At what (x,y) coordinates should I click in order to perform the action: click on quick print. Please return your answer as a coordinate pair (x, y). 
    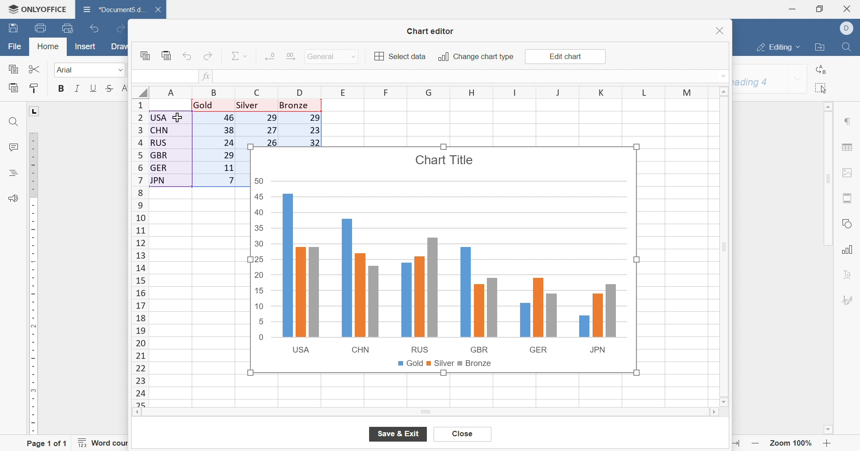
    Looking at the image, I should click on (67, 28).